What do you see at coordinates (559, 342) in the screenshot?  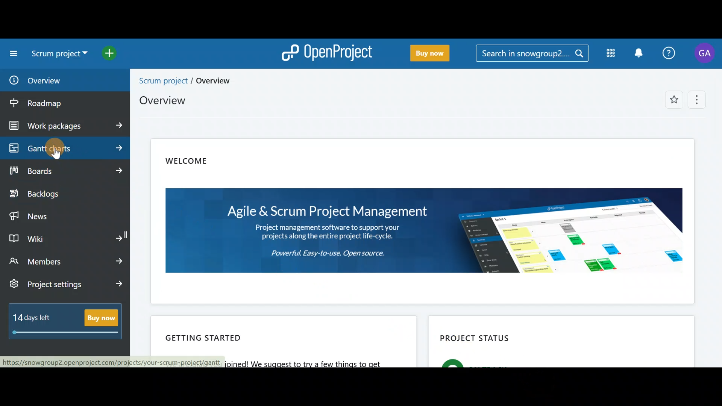 I see `Project status` at bounding box center [559, 342].